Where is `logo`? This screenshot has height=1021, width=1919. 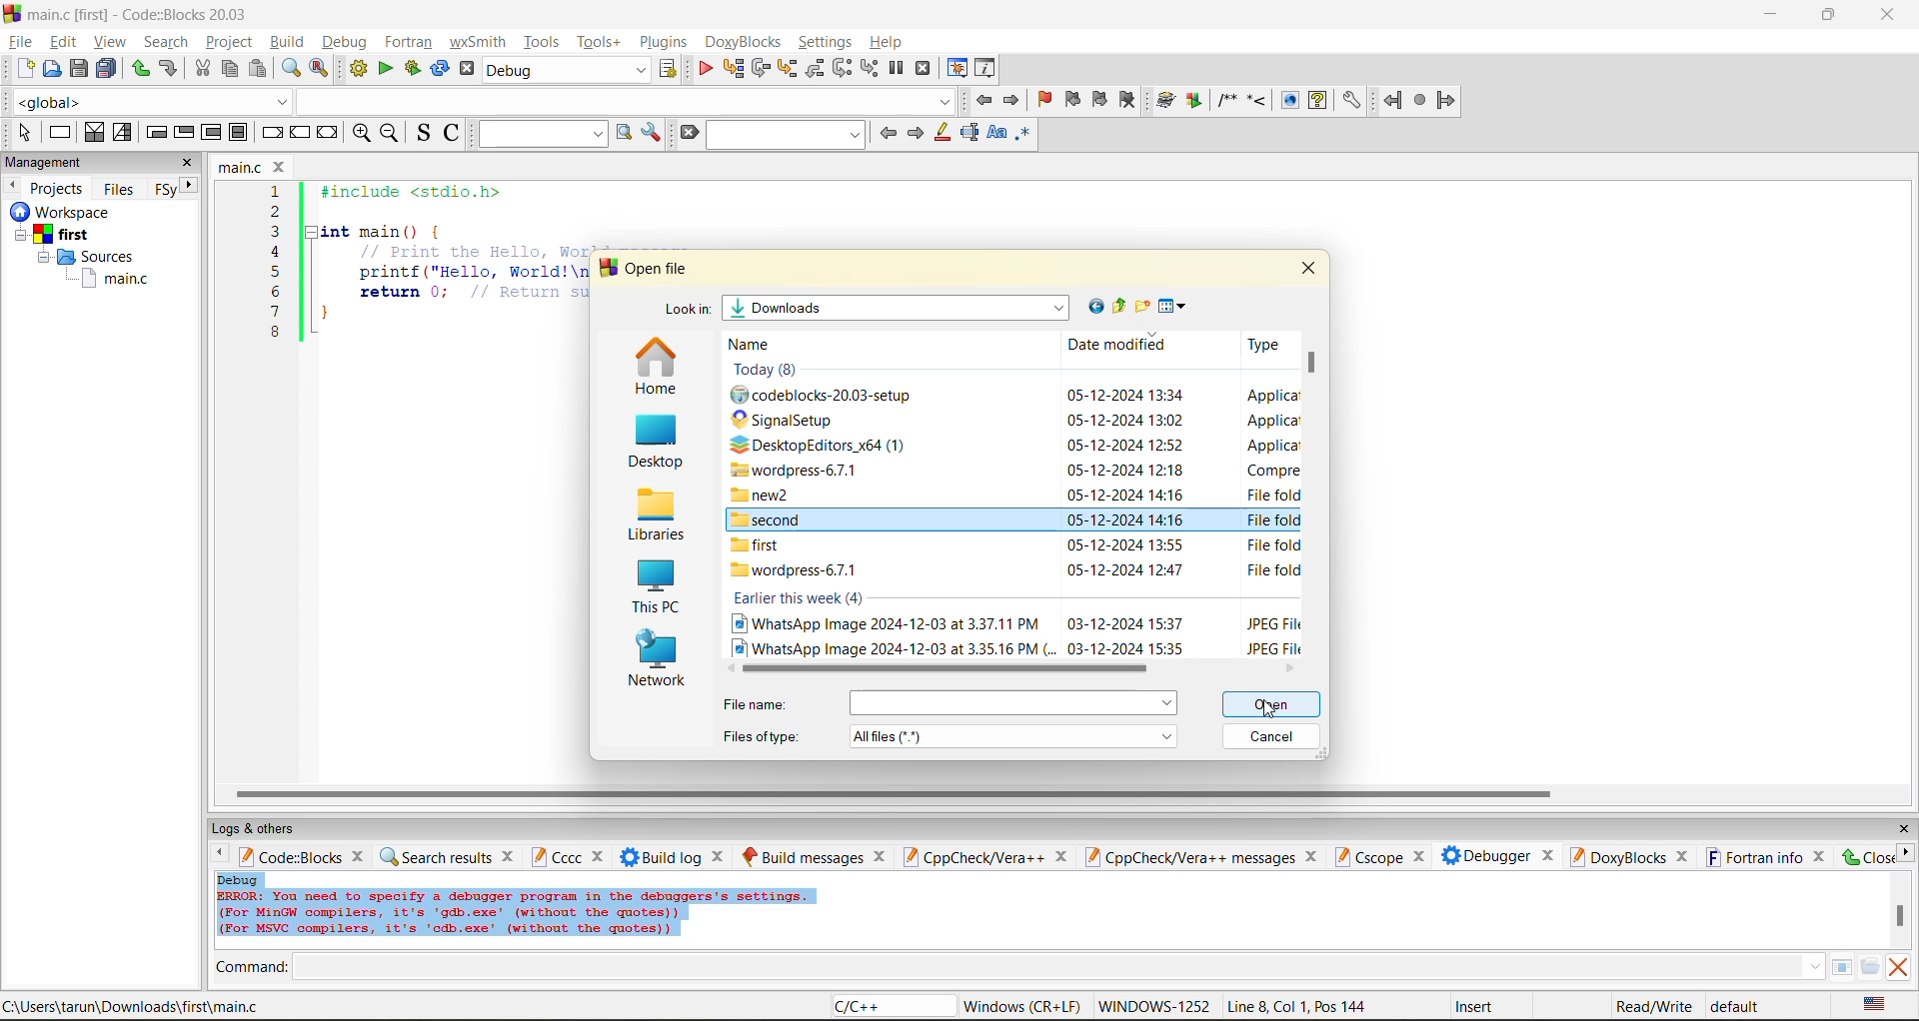 logo is located at coordinates (12, 12).